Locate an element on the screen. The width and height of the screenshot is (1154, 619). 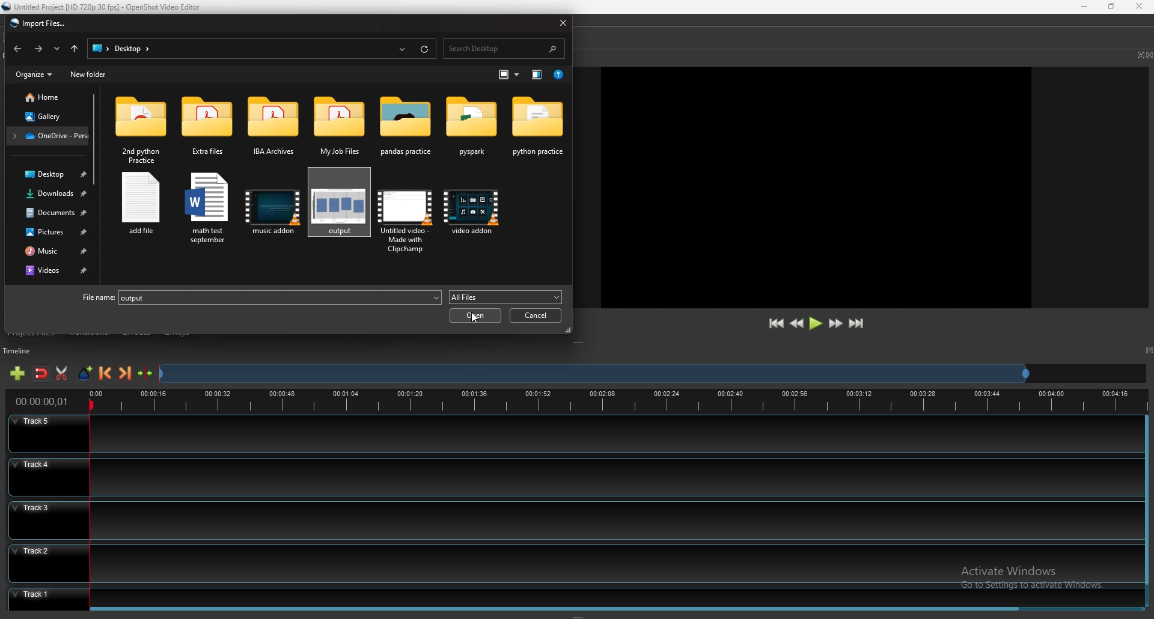
folder is located at coordinates (274, 129).